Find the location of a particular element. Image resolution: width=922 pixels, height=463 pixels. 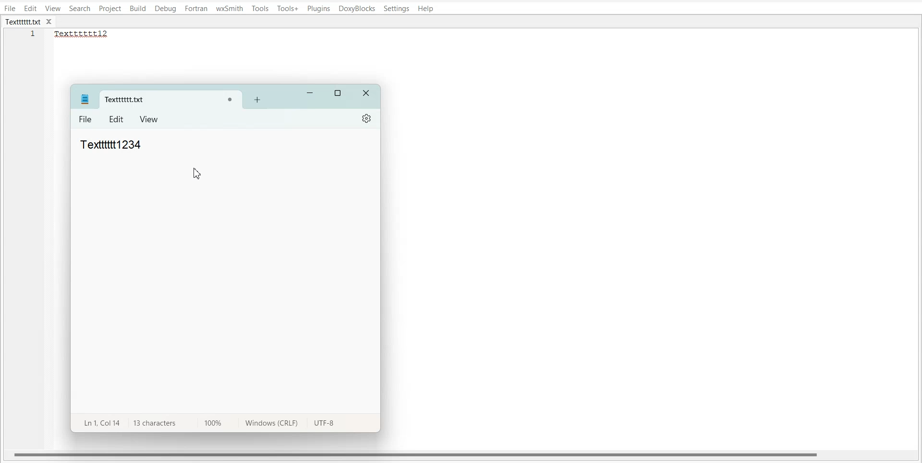

Tools+ is located at coordinates (288, 9).